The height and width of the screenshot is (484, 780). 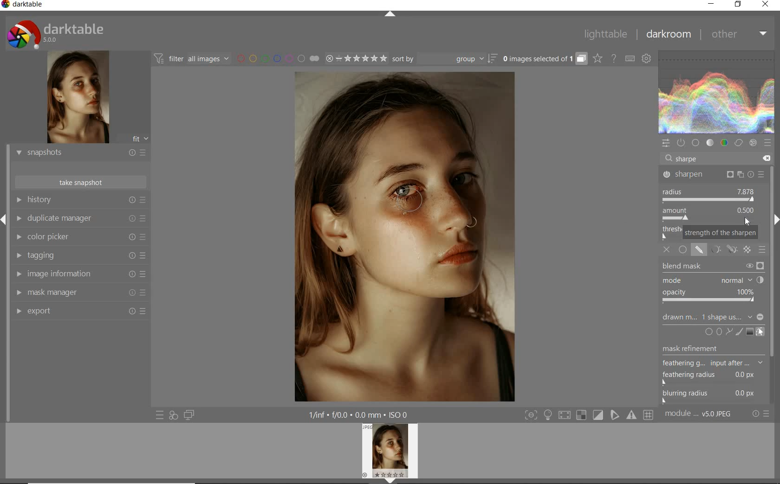 I want to click on presets, so click(x=767, y=143).